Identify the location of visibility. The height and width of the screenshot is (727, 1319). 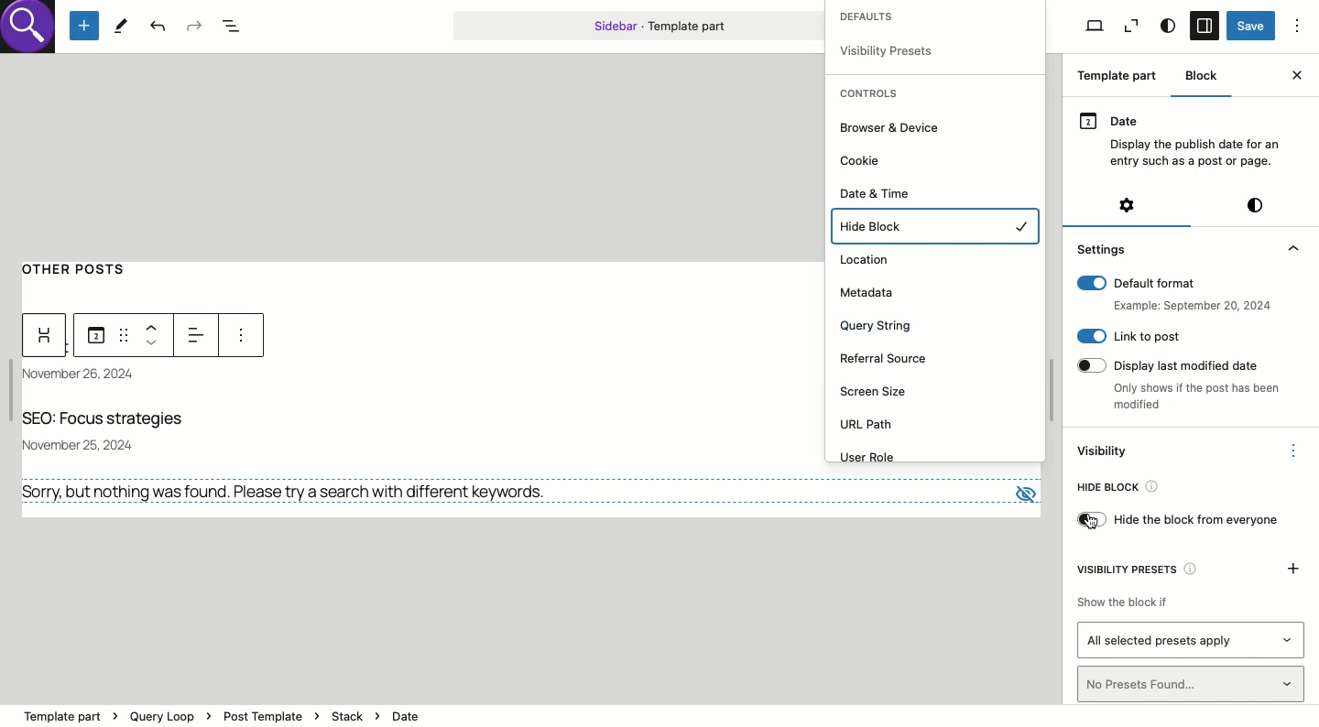
(888, 50).